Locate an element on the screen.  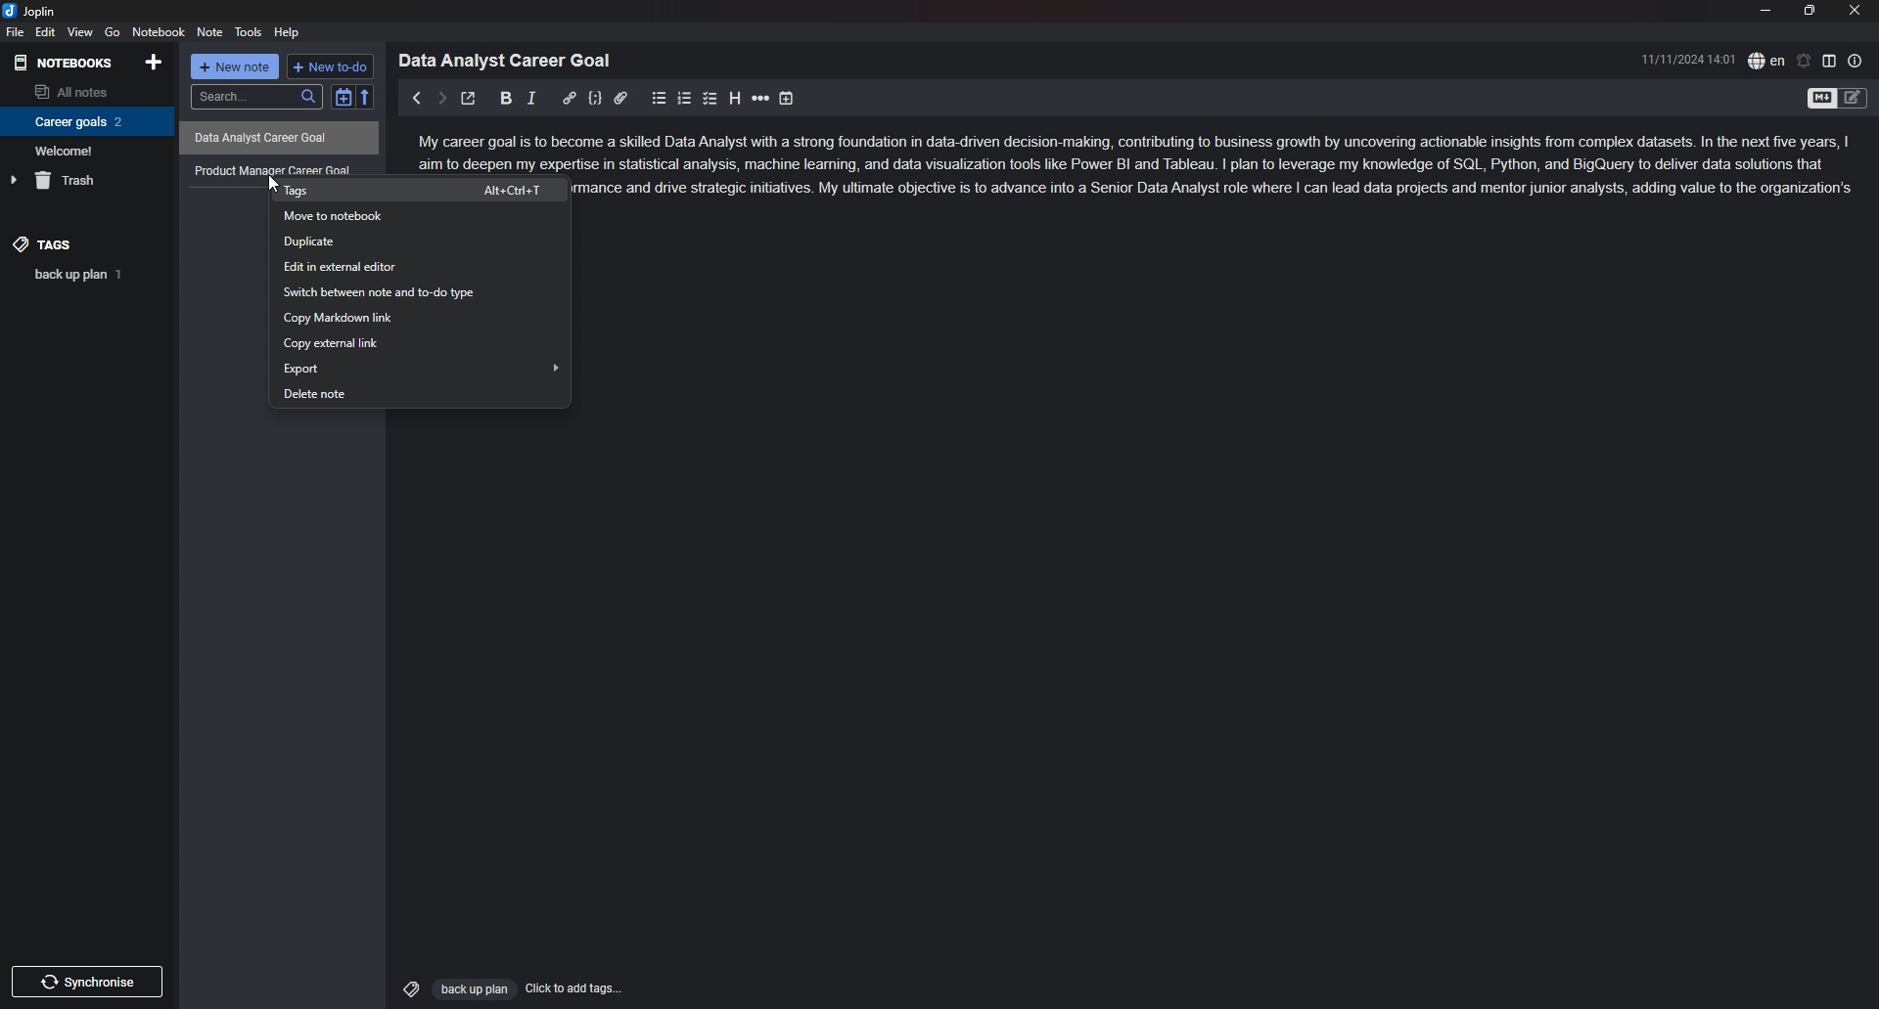
minimize is located at coordinates (1764, 10).